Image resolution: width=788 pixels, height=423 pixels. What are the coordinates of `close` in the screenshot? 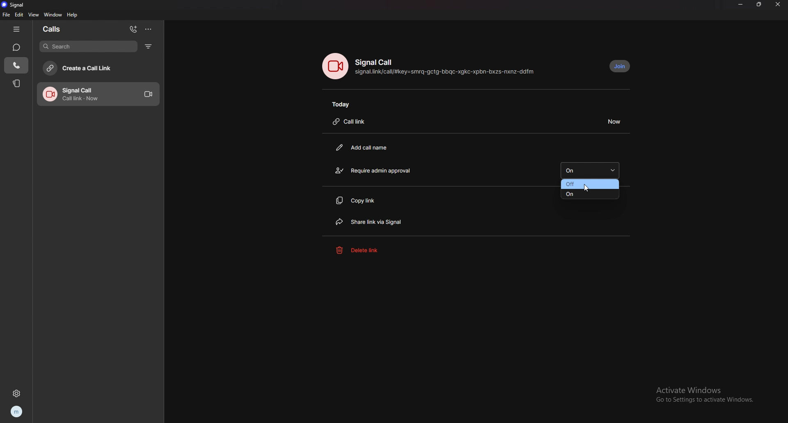 It's located at (779, 5).